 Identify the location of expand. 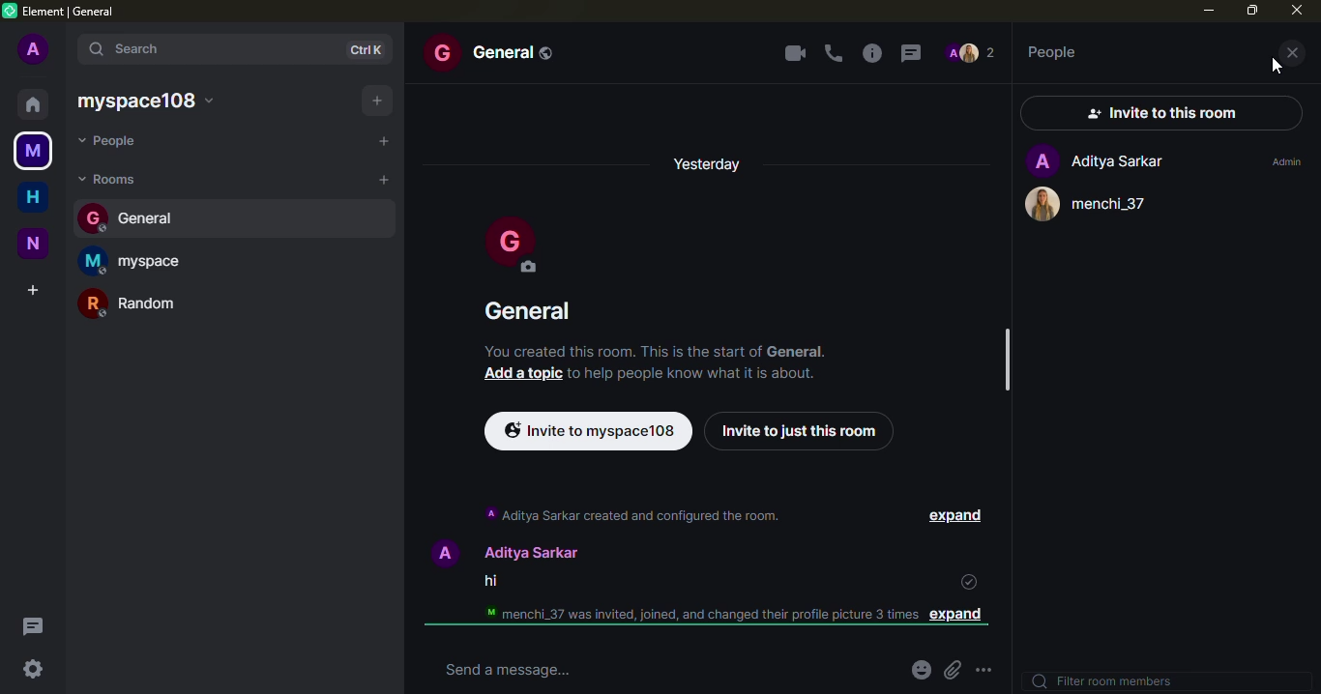
(965, 618).